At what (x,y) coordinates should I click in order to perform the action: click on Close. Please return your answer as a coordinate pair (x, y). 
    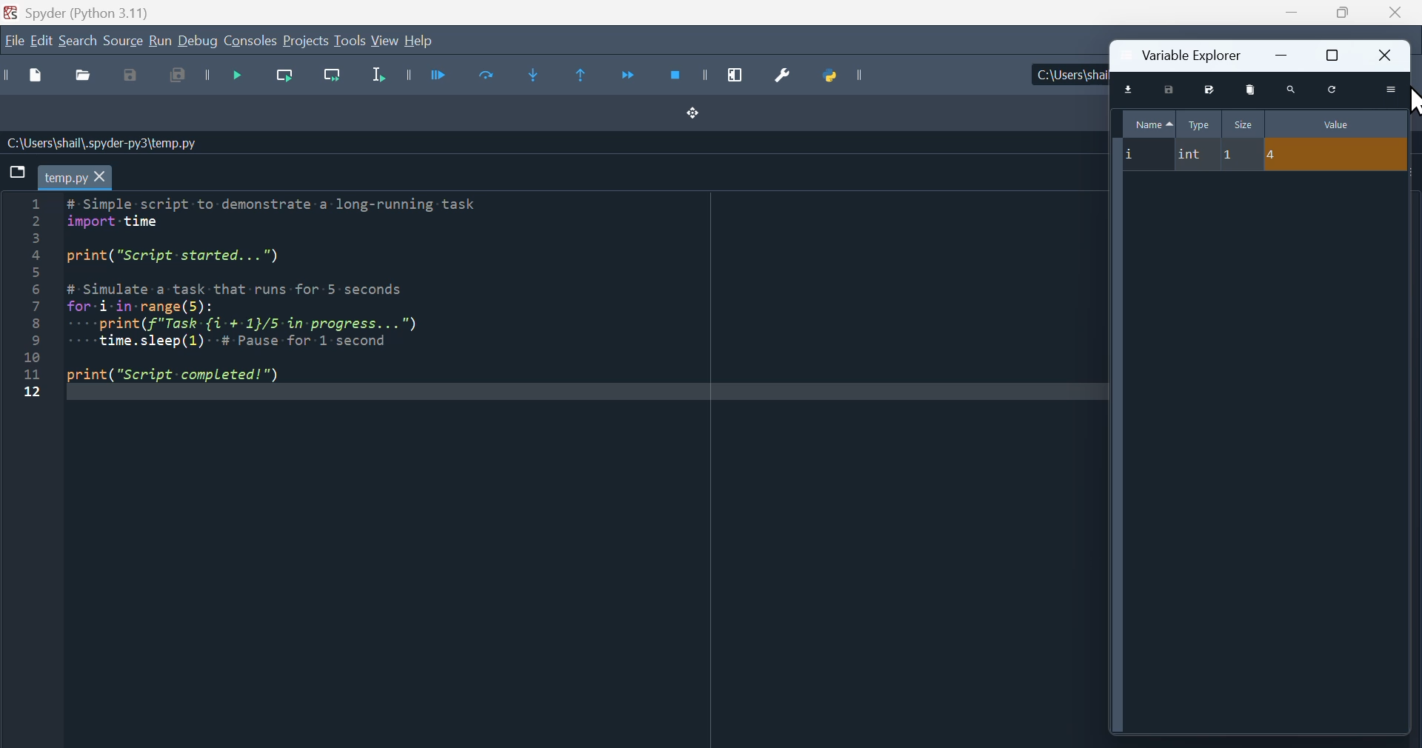
    Looking at the image, I should click on (1392, 13).